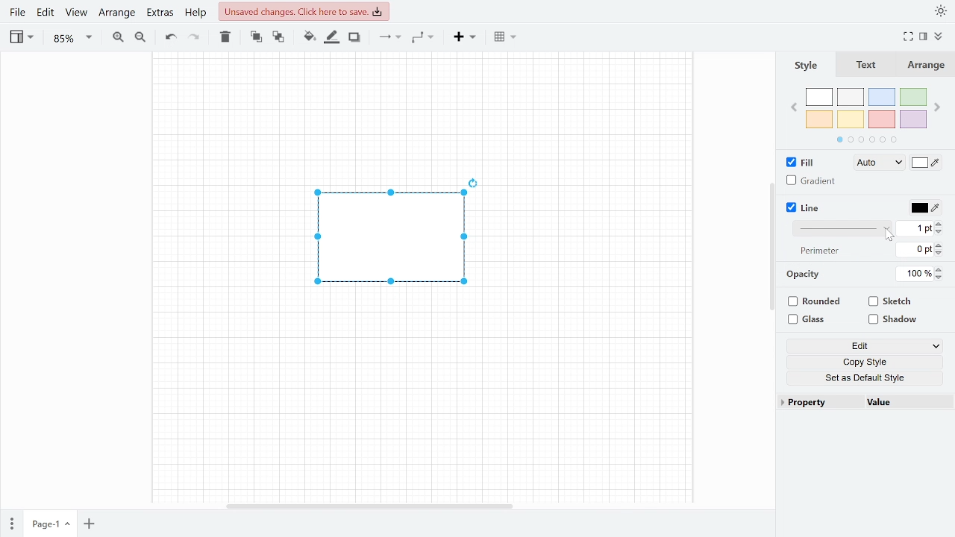  Describe the element at coordinates (333, 37) in the screenshot. I see `Fill line` at that location.